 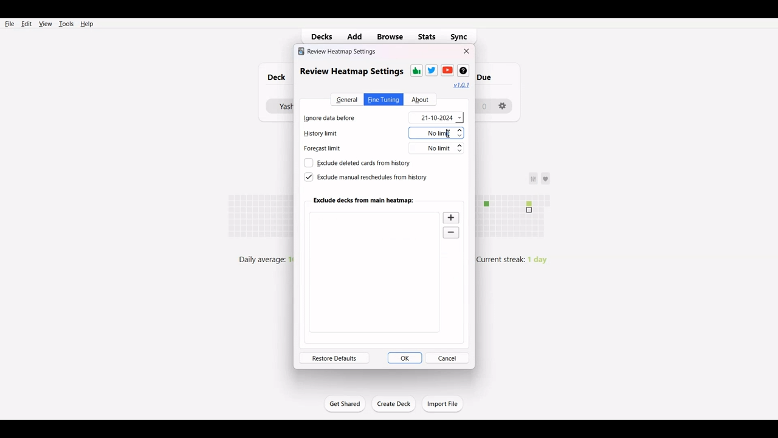 I want to click on Deck, so click(x=274, y=77).